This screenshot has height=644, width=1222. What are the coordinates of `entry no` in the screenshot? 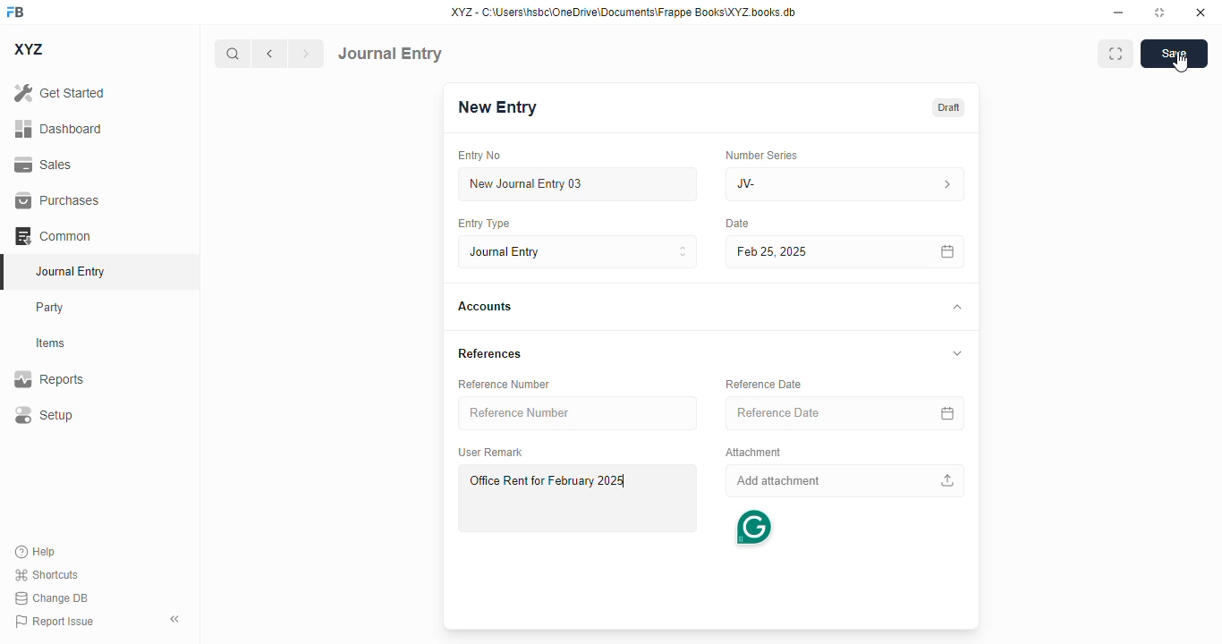 It's located at (479, 156).